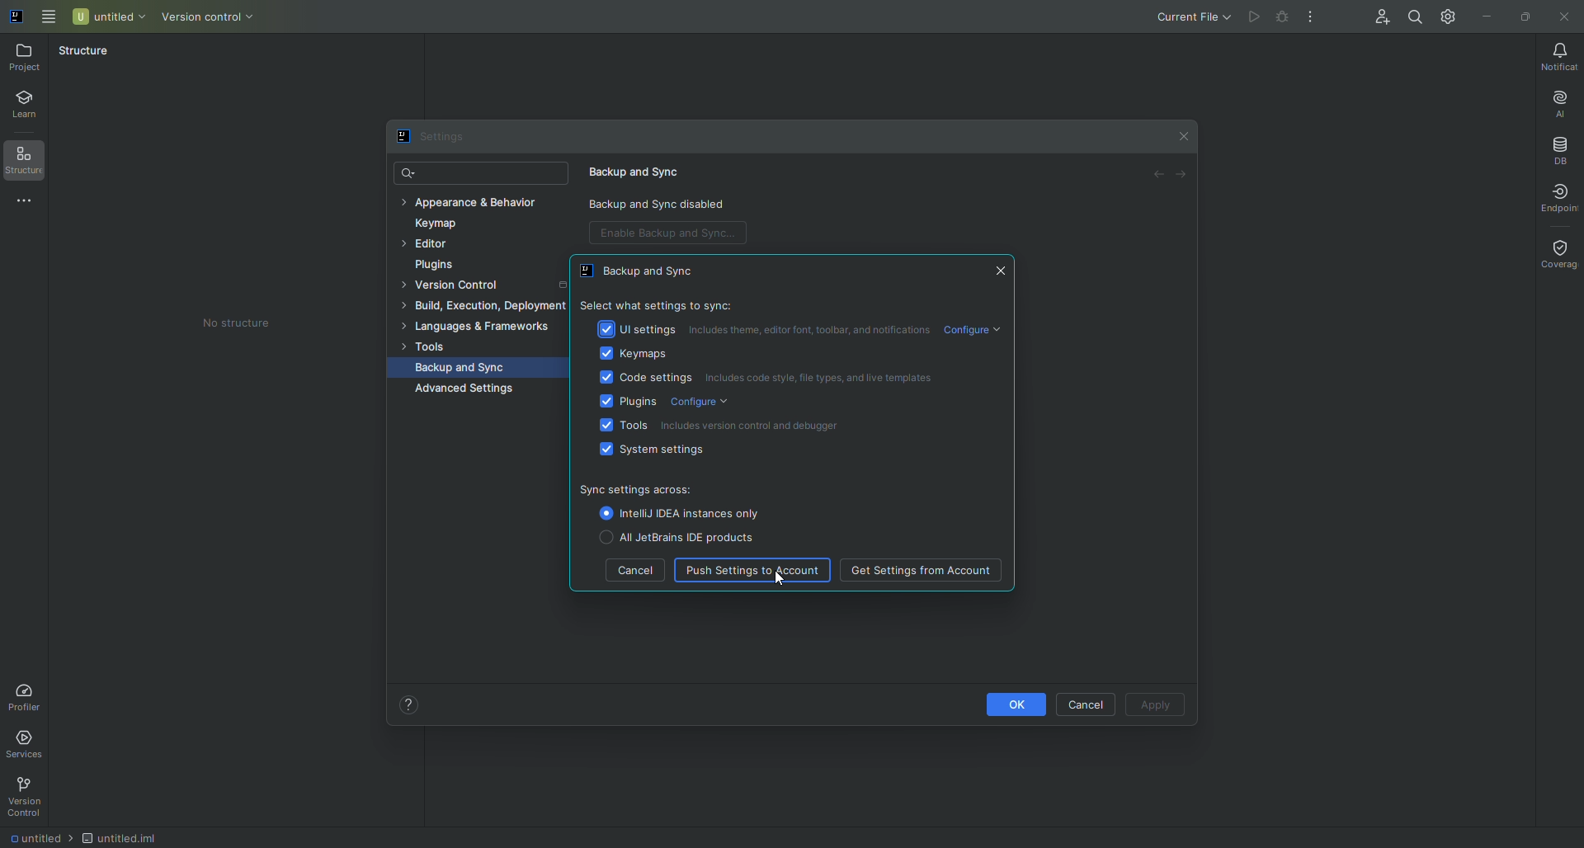  Describe the element at coordinates (484, 327) in the screenshot. I see `Languages and Frameworks` at that location.